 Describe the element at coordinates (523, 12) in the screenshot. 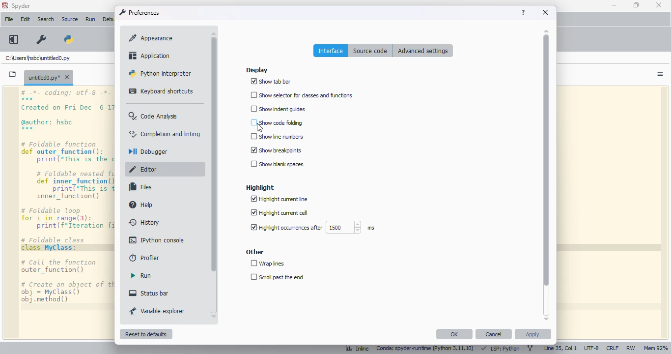

I see `help` at that location.